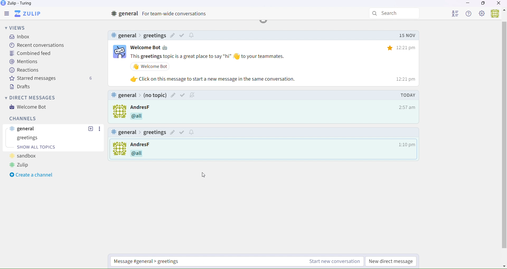  What do you see at coordinates (483, 4) in the screenshot?
I see `Box` at bounding box center [483, 4].